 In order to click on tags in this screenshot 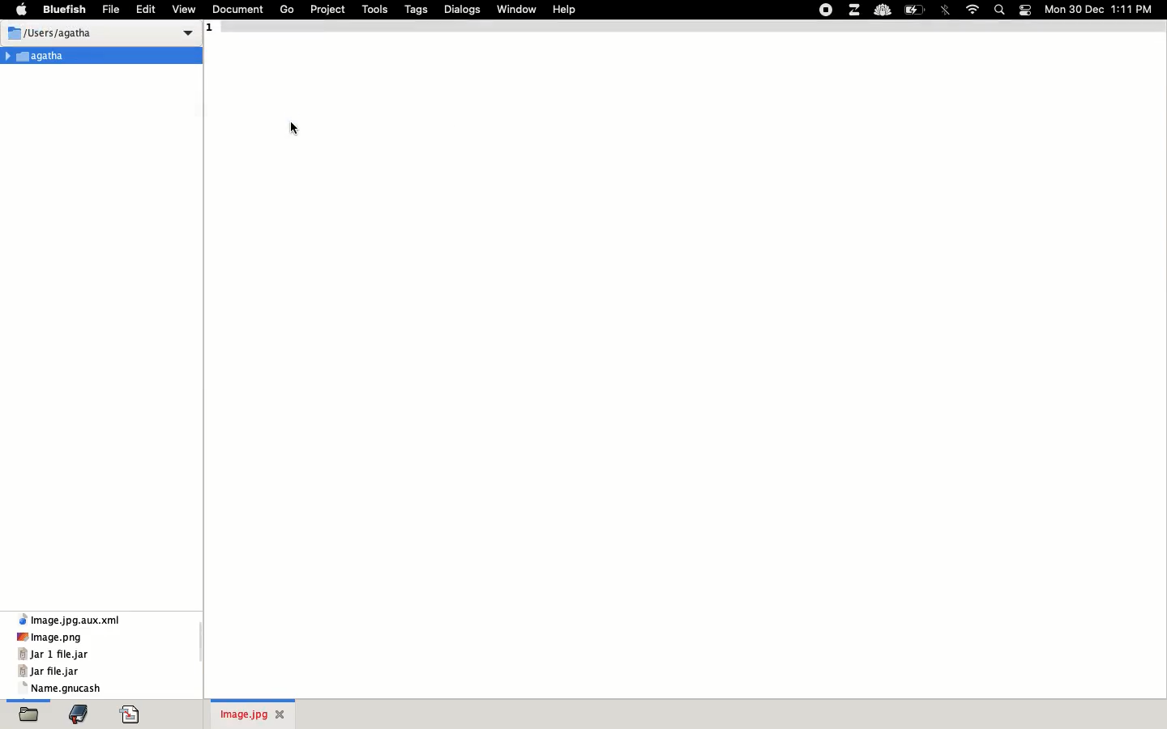, I will do `click(417, 9)`.